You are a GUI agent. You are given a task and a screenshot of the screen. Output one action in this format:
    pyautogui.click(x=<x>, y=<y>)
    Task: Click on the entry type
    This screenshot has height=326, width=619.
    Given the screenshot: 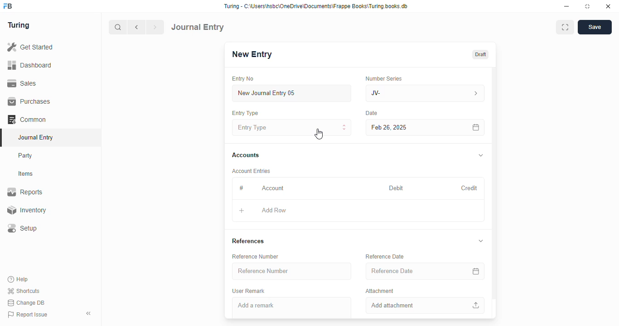 What is the action you would take?
    pyautogui.click(x=245, y=113)
    